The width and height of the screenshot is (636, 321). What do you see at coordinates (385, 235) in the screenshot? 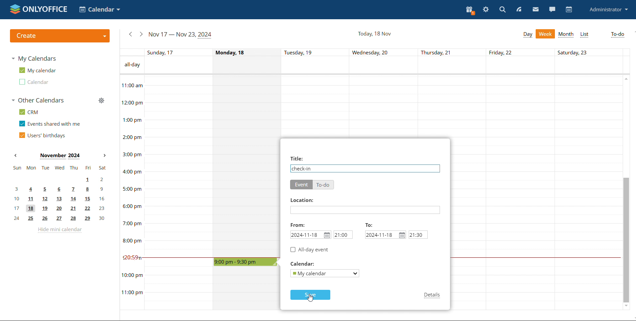
I see `end date` at bounding box center [385, 235].